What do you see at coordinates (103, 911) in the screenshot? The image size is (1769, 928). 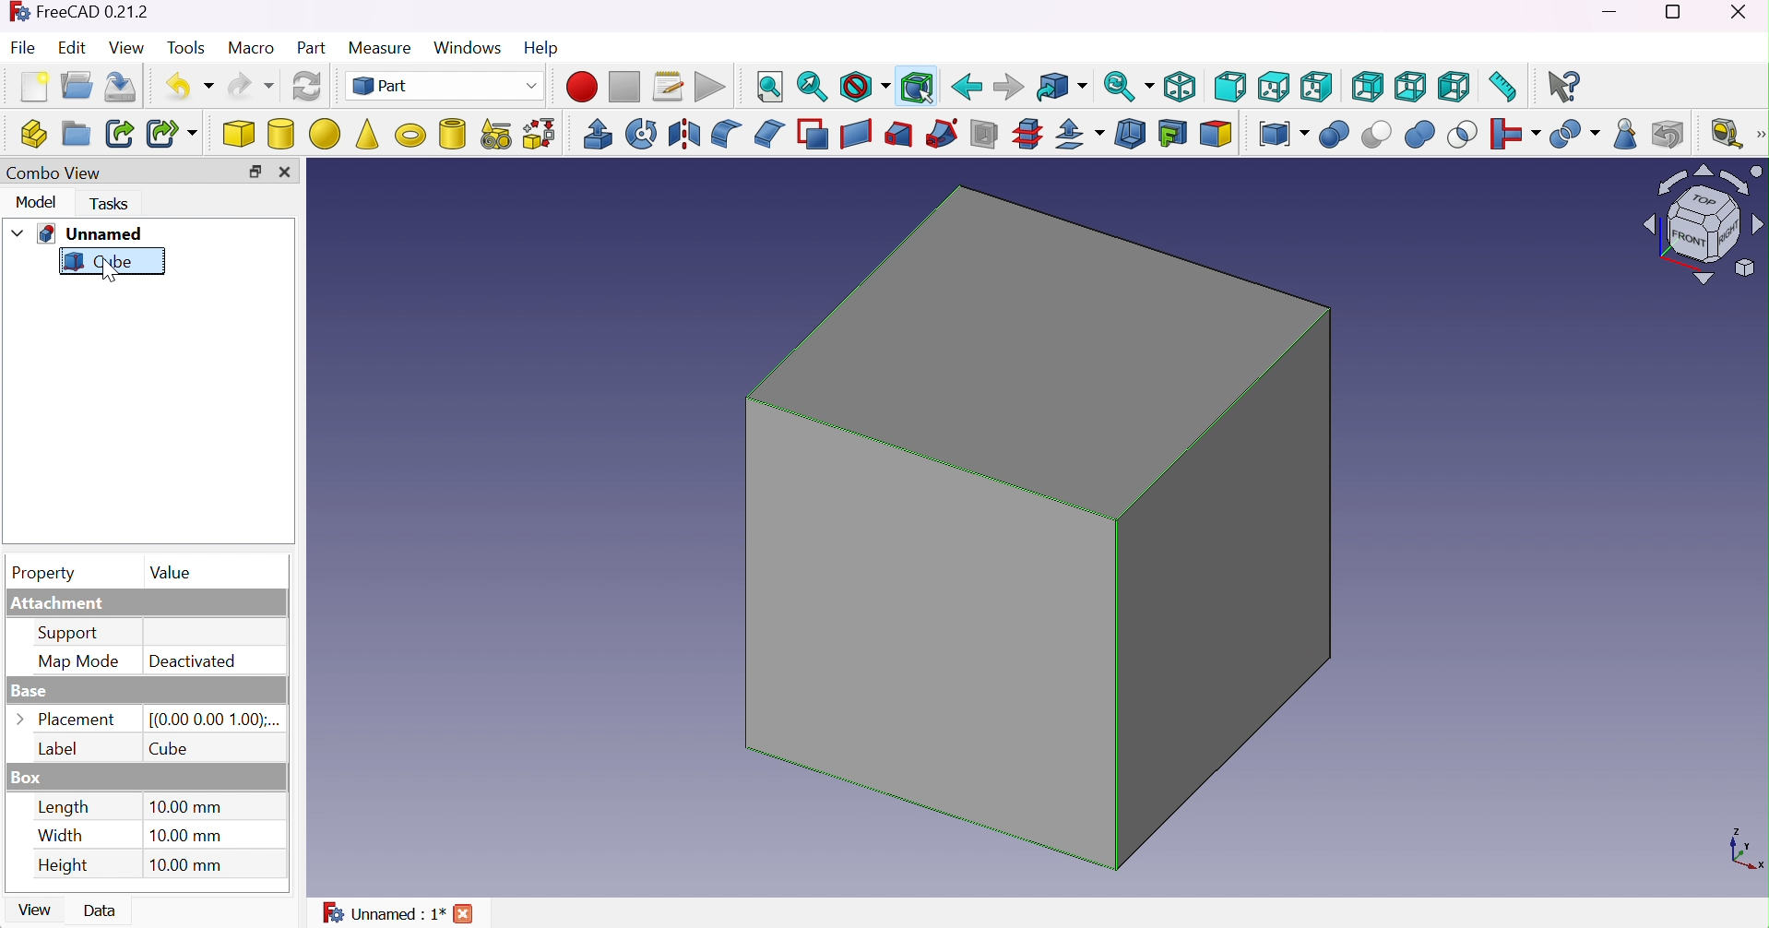 I see `Data` at bounding box center [103, 911].